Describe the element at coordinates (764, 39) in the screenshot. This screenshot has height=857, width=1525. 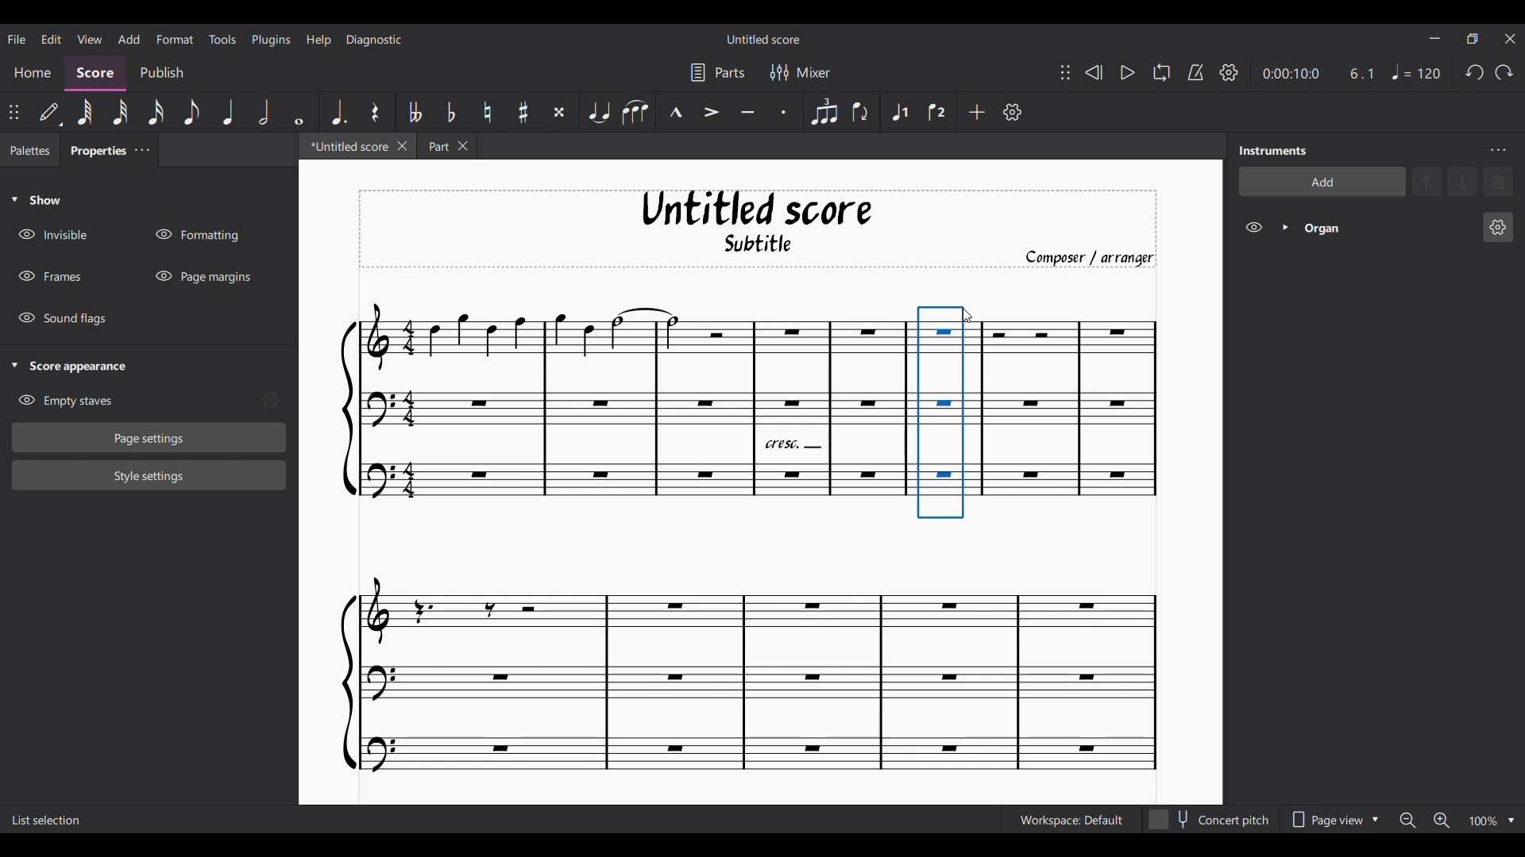
I see `Score name` at that location.